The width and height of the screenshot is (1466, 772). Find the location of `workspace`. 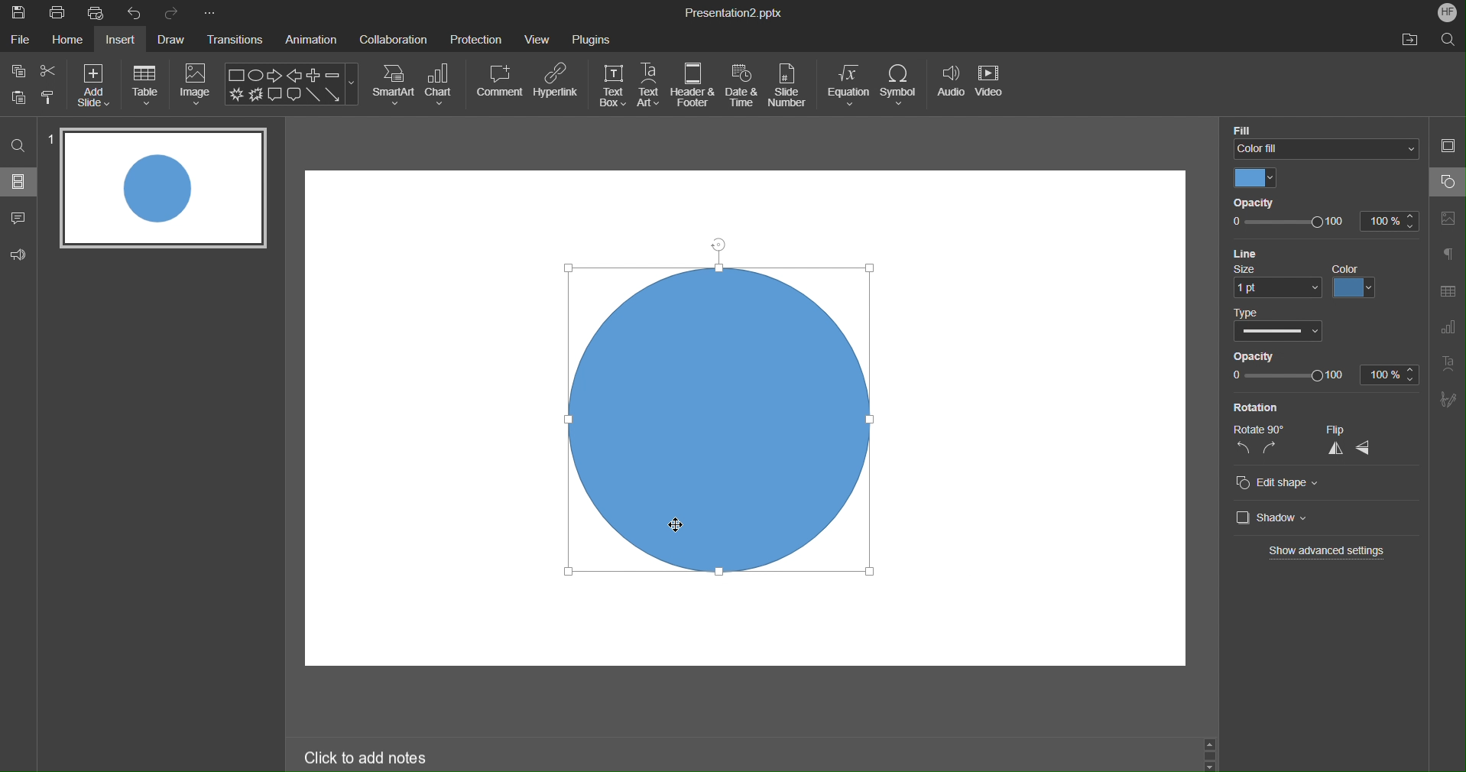

workspace is located at coordinates (725, 203).